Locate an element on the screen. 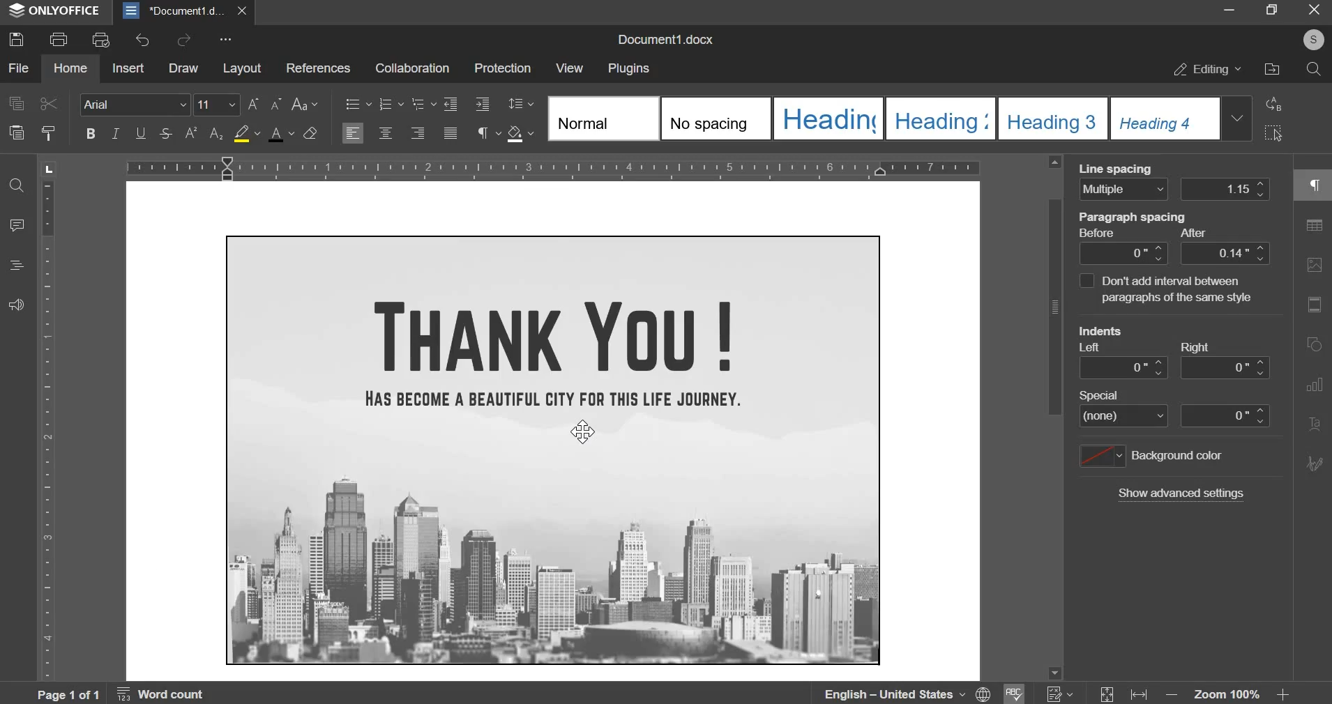 This screenshot has height=704, width=1332. decremental font size is located at coordinates (278, 105).